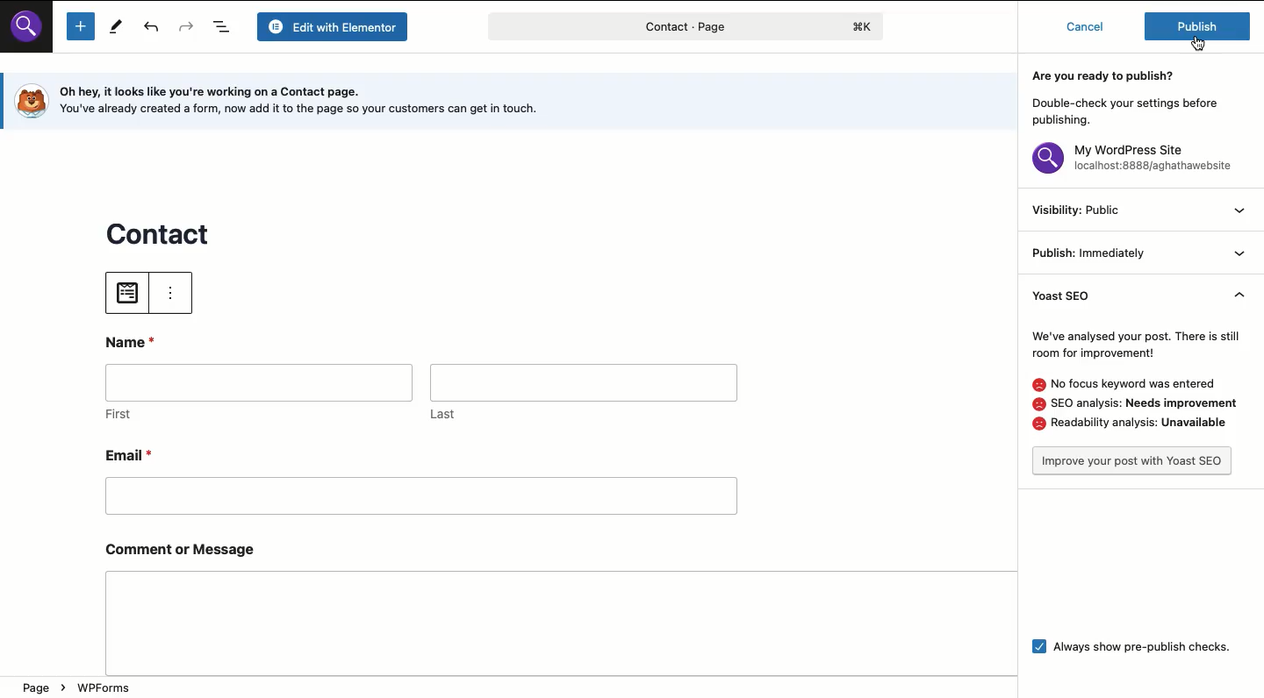 This screenshot has height=698, width=1264. Describe the element at coordinates (309, 100) in the screenshot. I see `Oh hey, it looks like you're working on a Contact page.
[o} You've already created a form, now add it to the page so your customers can get in touch.` at that location.